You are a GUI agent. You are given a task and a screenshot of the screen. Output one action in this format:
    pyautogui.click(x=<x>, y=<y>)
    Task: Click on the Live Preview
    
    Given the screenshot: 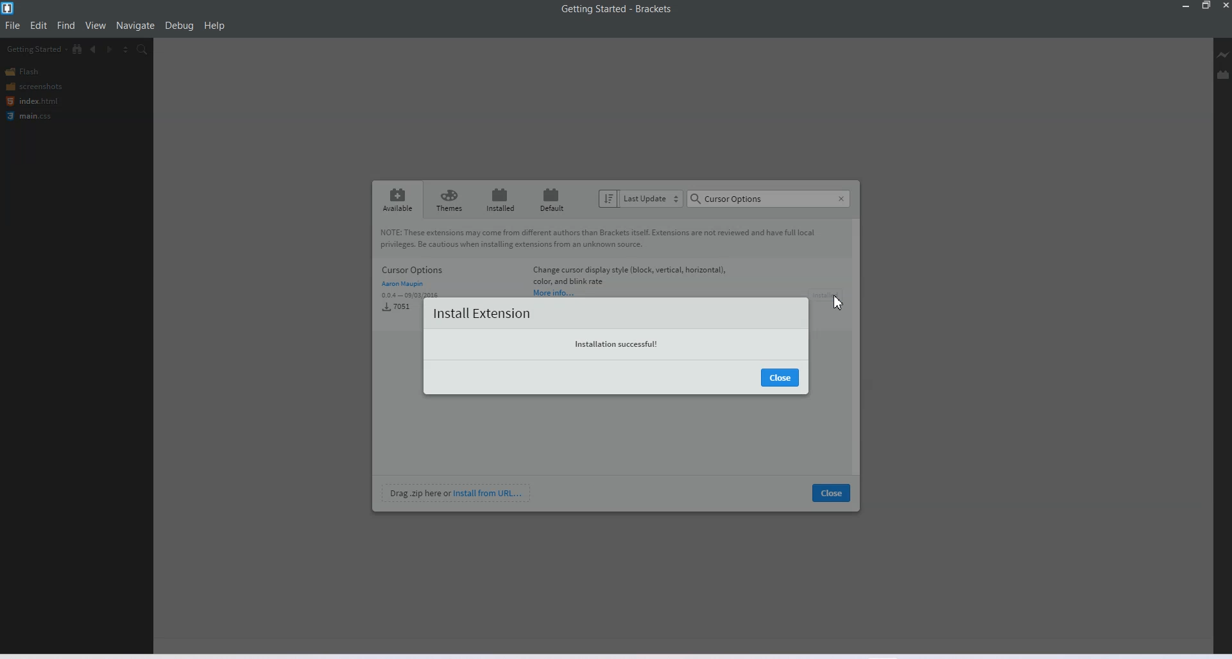 What is the action you would take?
    pyautogui.click(x=1223, y=54)
    